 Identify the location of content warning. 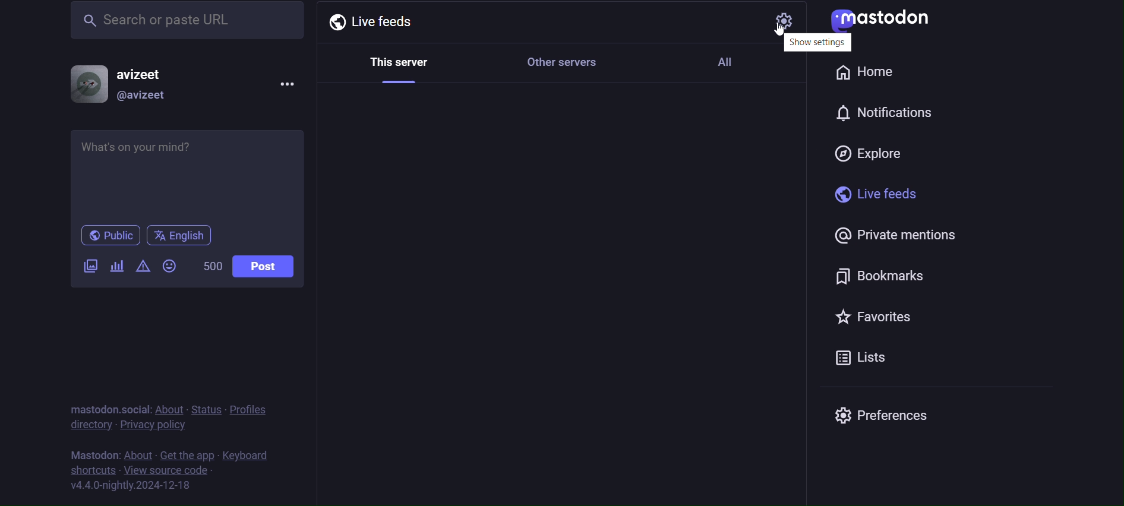
(144, 268).